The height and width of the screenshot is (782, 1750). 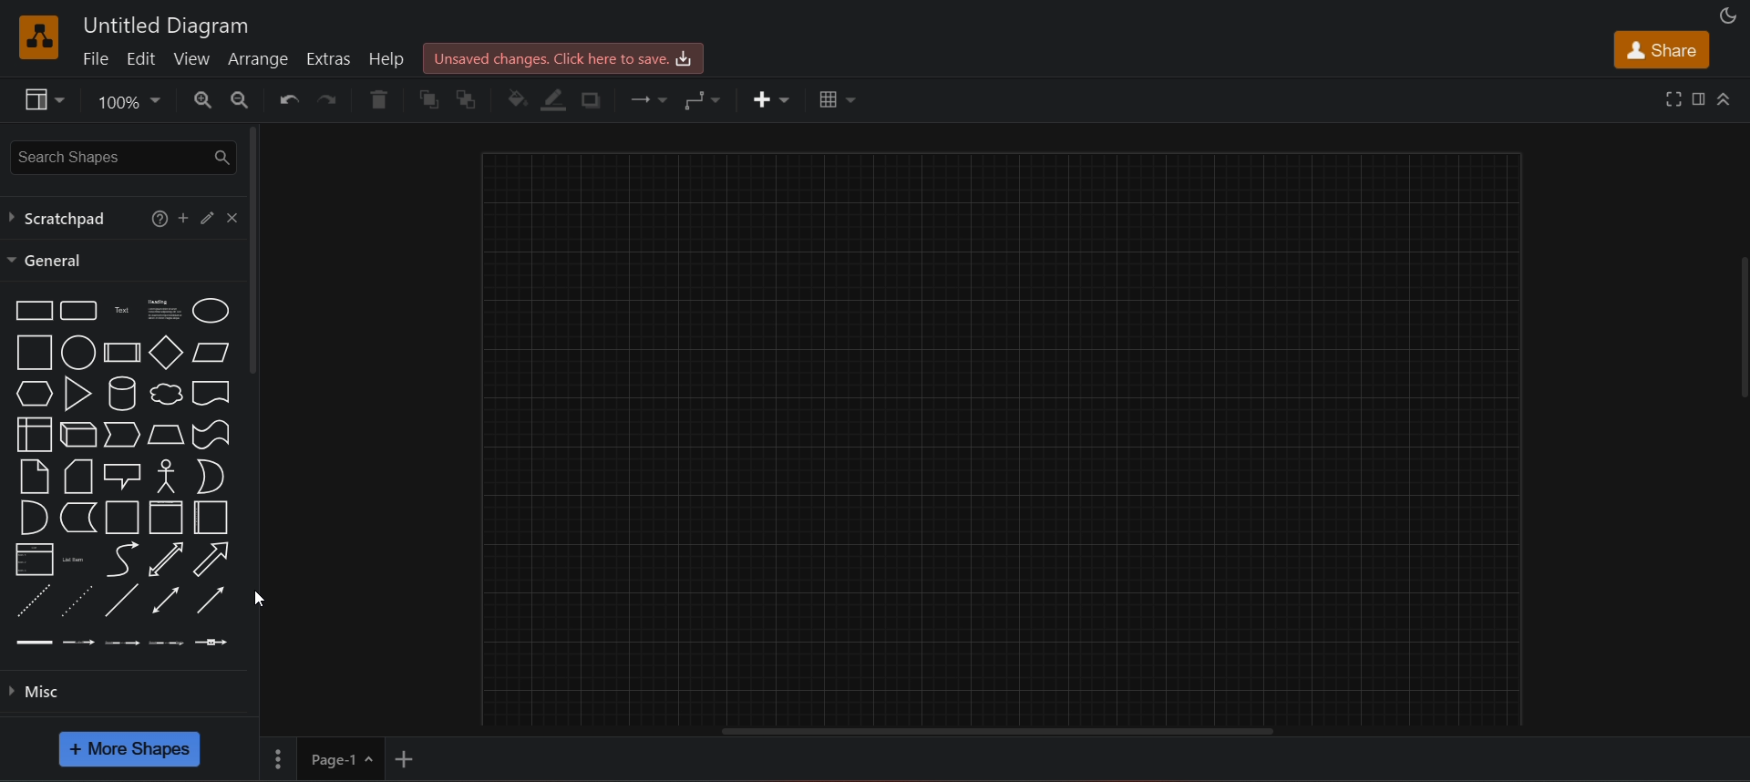 I want to click on file, so click(x=95, y=58).